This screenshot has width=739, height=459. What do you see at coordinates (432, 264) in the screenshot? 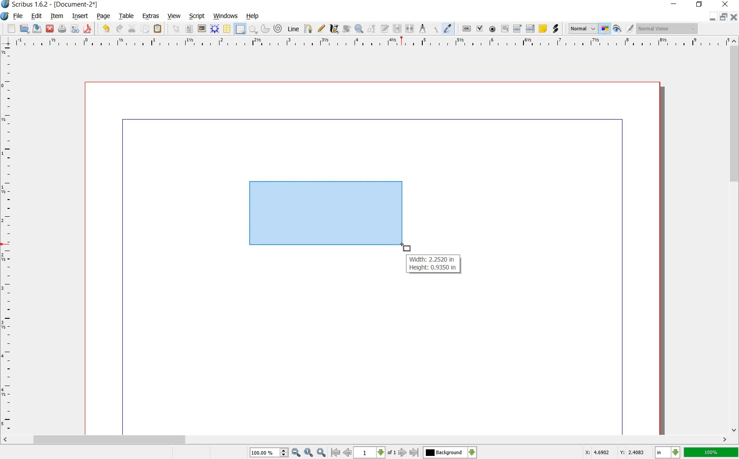
I see `Width: 2.2520 in Height: 0.9350 in` at bounding box center [432, 264].